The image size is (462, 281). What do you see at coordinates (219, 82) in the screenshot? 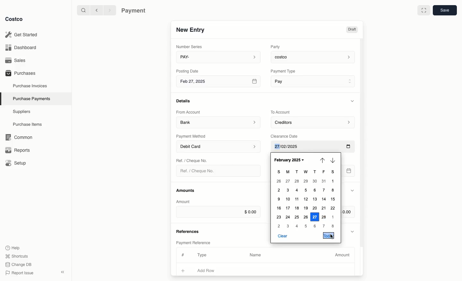
I see `Feb 27, 2025` at bounding box center [219, 82].